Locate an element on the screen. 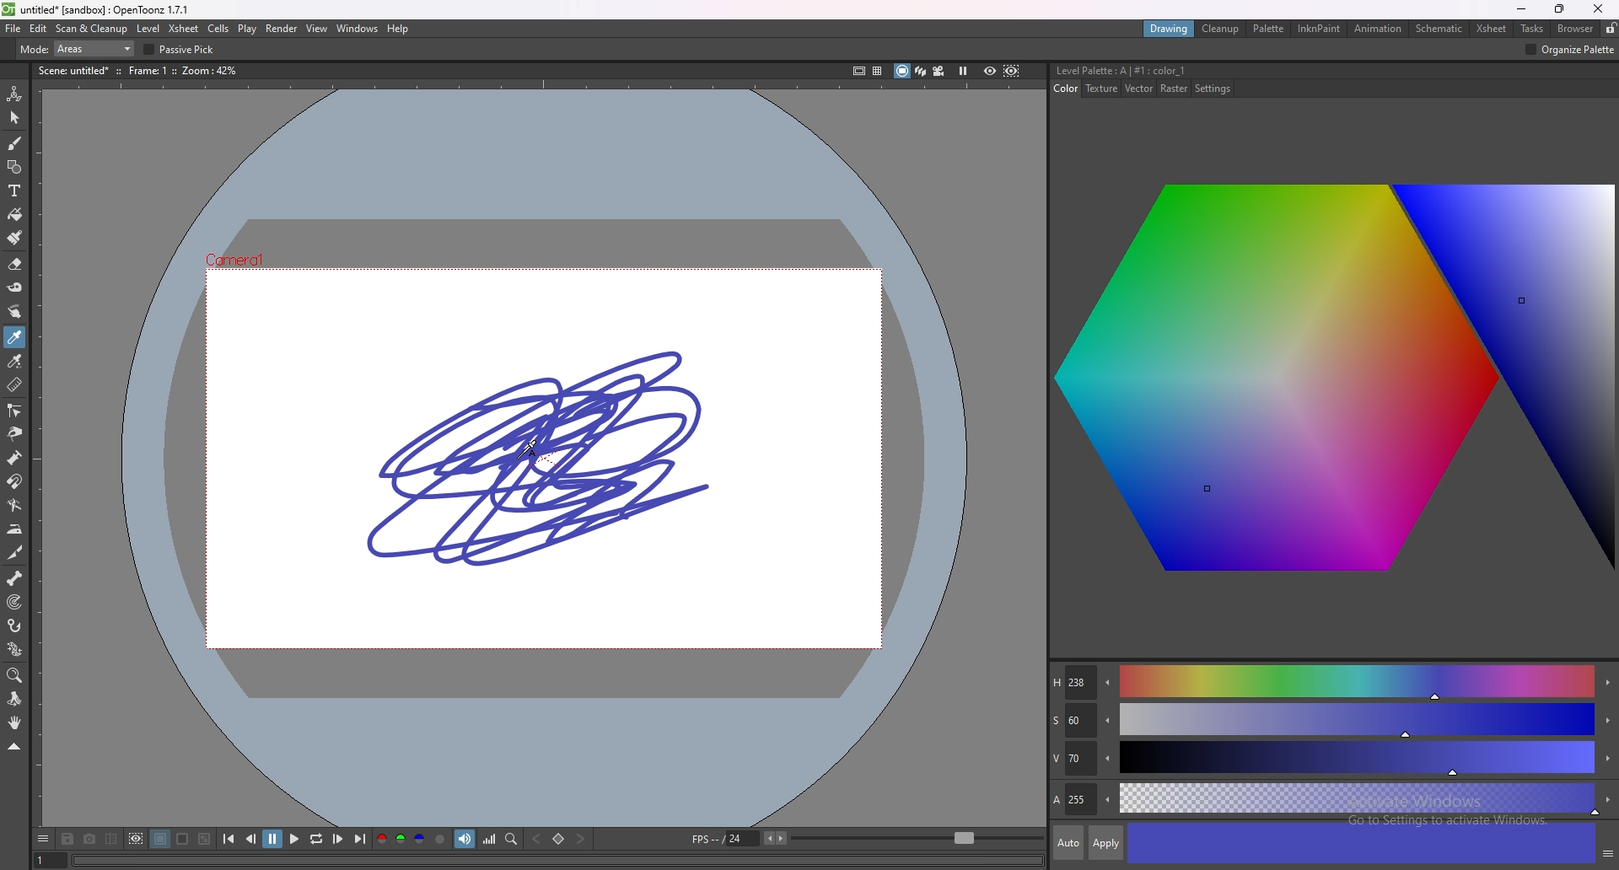 The height and width of the screenshot is (870, 1619). scan and cleanup is located at coordinates (93, 28).